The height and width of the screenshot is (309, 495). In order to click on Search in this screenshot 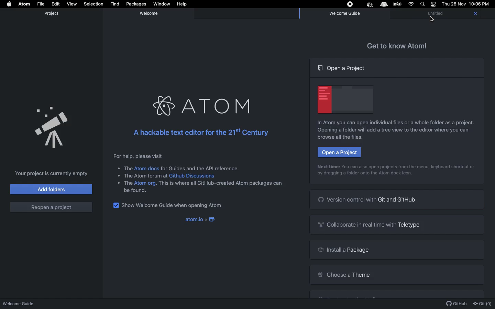, I will do `click(422, 4)`.